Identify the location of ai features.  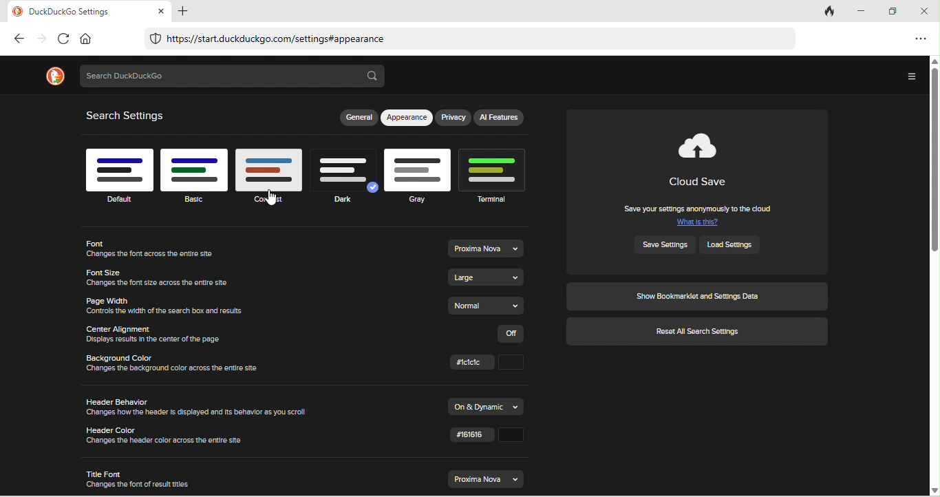
(500, 117).